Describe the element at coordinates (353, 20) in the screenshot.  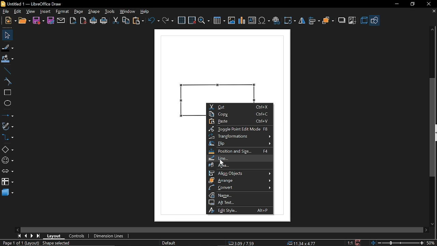
I see `crop` at that location.